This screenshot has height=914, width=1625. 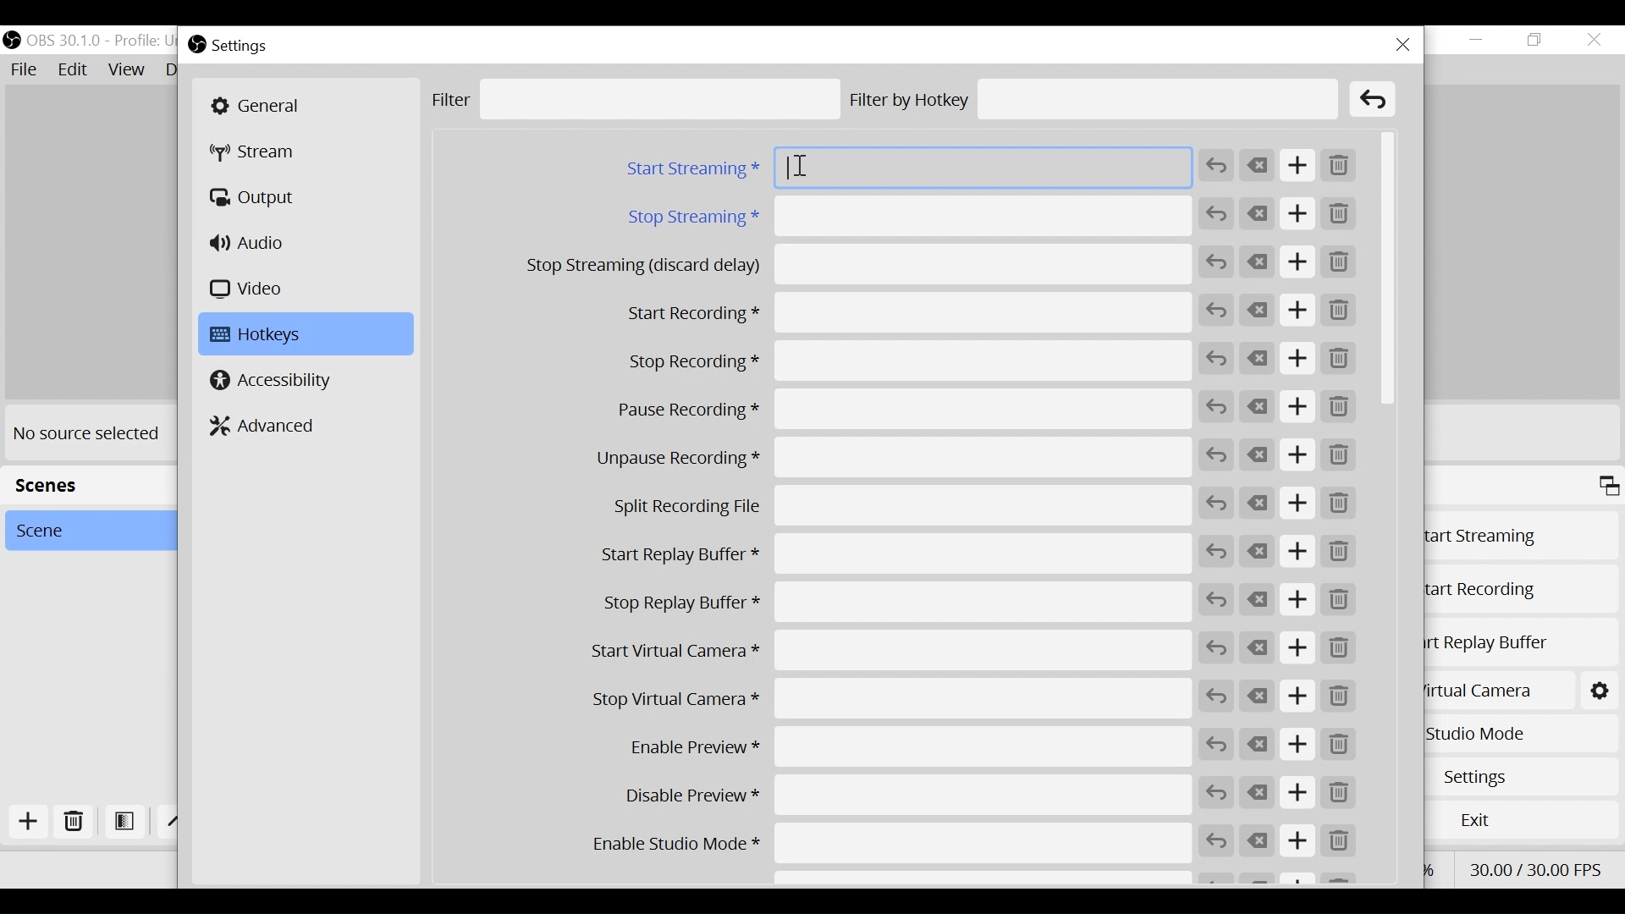 What do you see at coordinates (1218, 648) in the screenshot?
I see `Revert` at bounding box center [1218, 648].